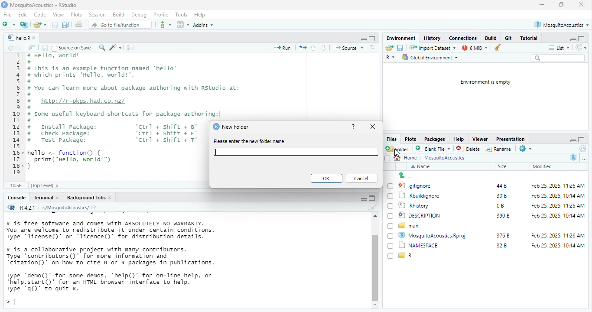 Image resolution: width=592 pixels, height=312 pixels. Describe the element at coordinates (116, 114) in the screenshot. I see `maka Bel
 #

 # This is an example function named ‘hello’

 # which prints ‘Hello, world!".

5 #

5 # You can learn more about package authoring with Rstudio at:
a

3 #  http://r-pkgs.had.co.nz/

) #

) # some useful keyboard shortcuts for package authoring:|

Lo.

 # Install package: ‘ctrl + shift + 8’

3 # Check package: ‘ctrl + shift + €'

 # Test package: ‘ctrl + shift + T°

]

5+ hello <- function() {

~~ print("Hello, world!™)

3+}` at that location.